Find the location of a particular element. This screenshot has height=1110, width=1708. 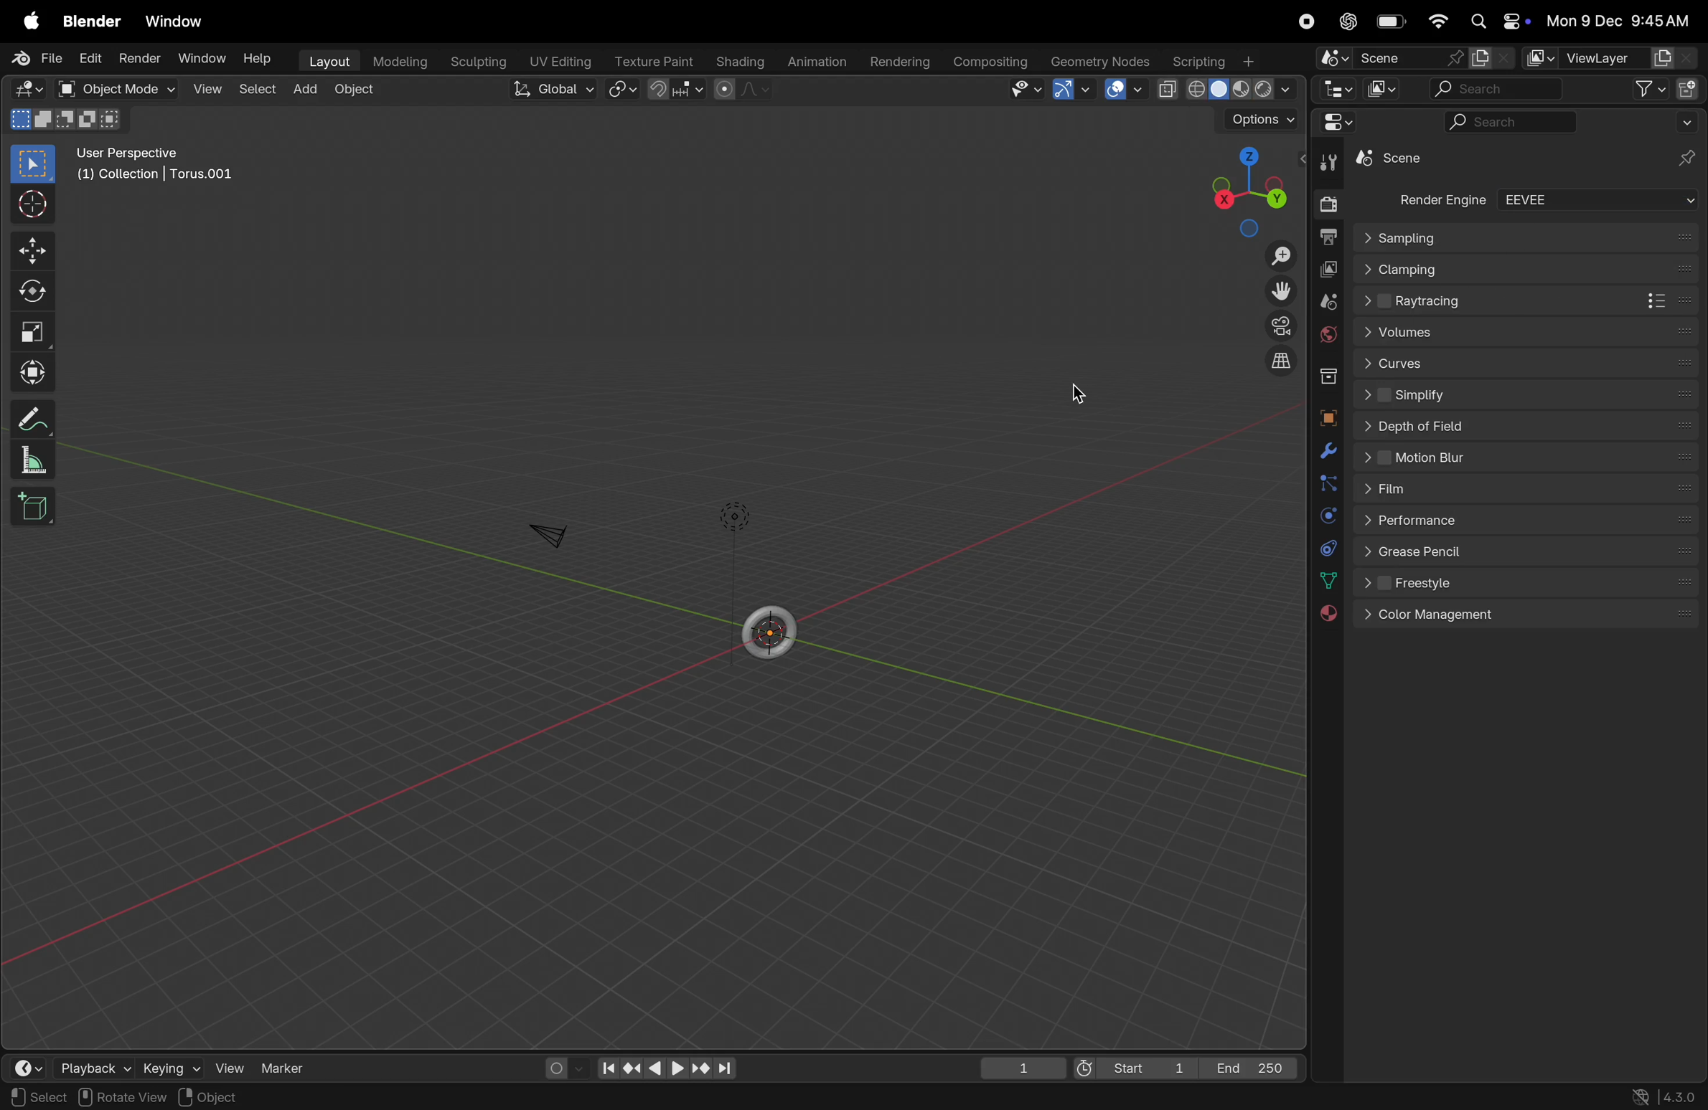

record is located at coordinates (1302, 22).